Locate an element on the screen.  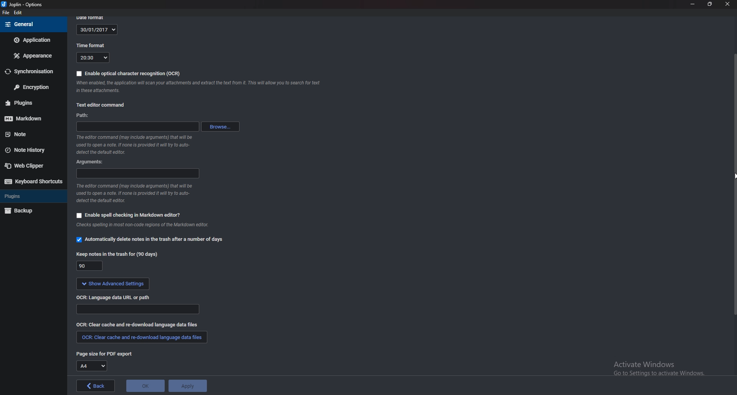
Keyboard shortcuts is located at coordinates (32, 182).